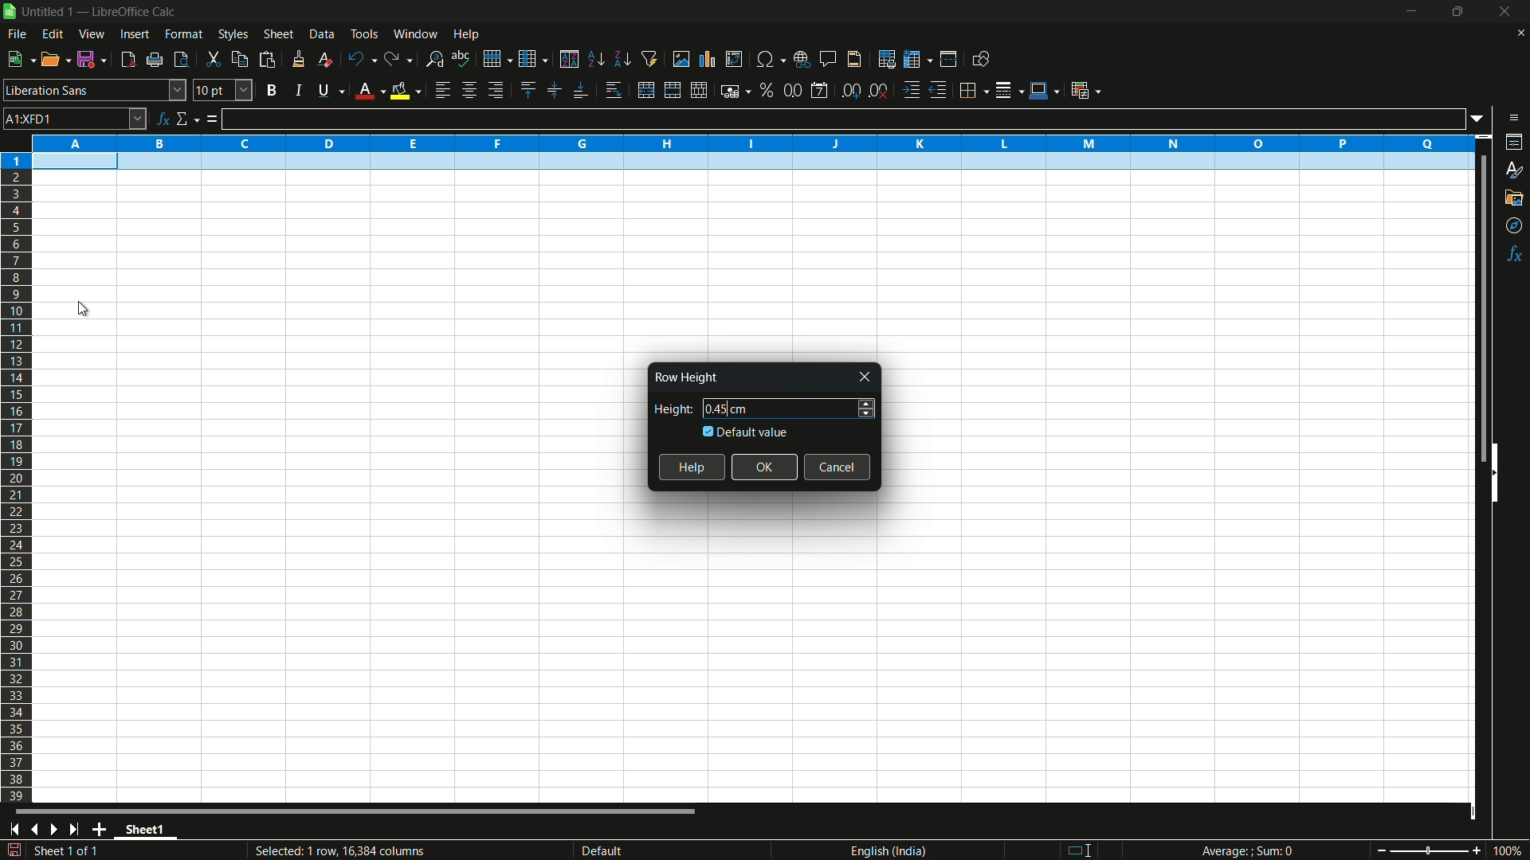 This screenshot has width=1530, height=860. Describe the element at coordinates (1457, 12) in the screenshot. I see `maximize or restore` at that location.